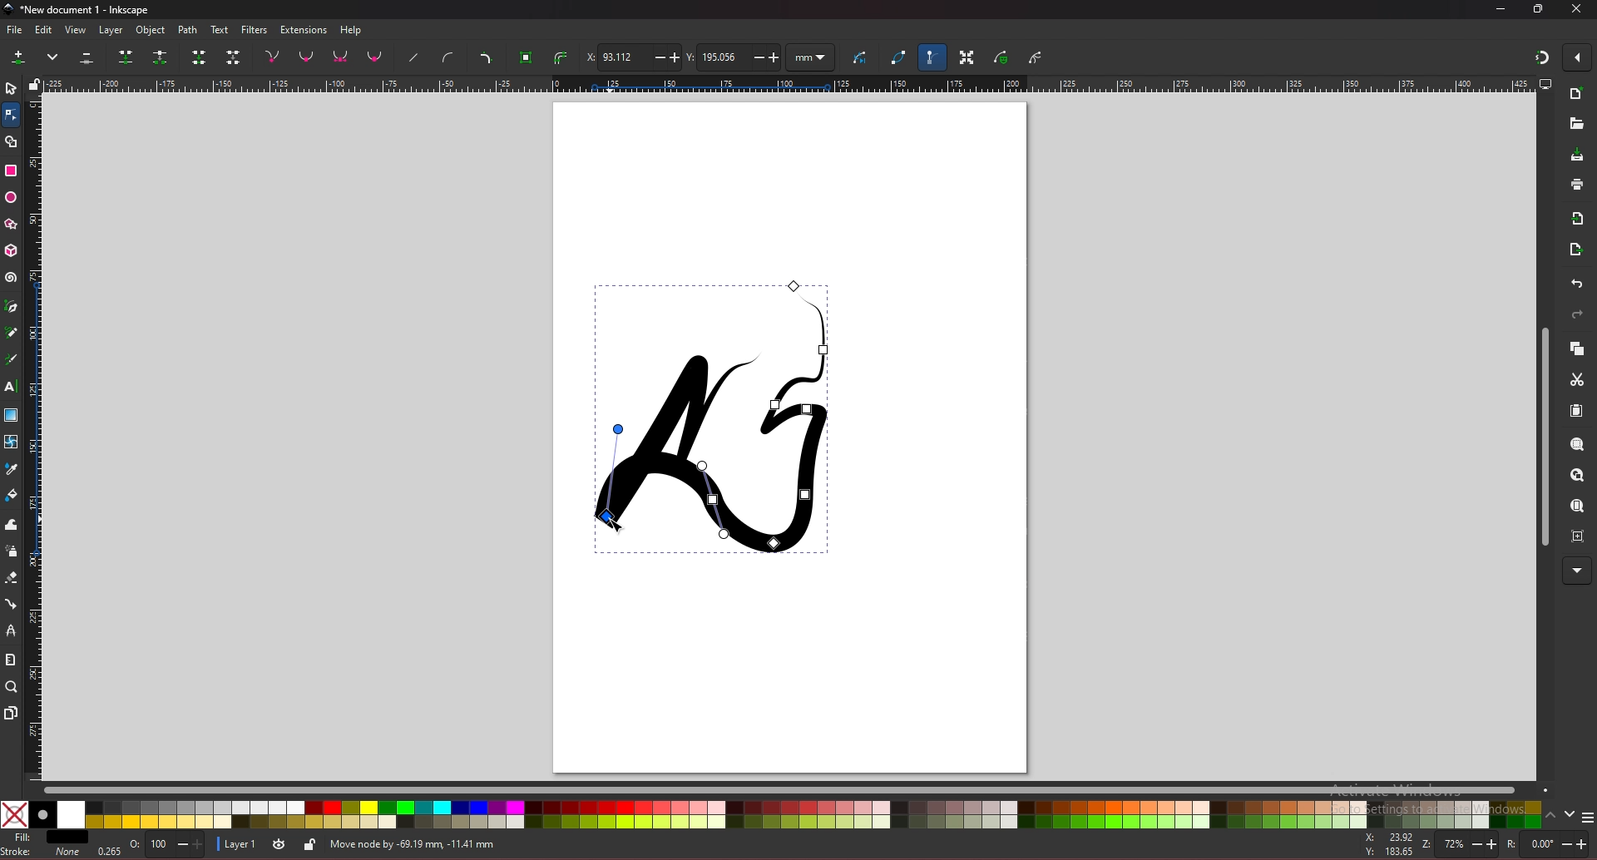 This screenshot has height=860, width=1597. Describe the element at coordinates (1539, 9) in the screenshot. I see `resize` at that location.